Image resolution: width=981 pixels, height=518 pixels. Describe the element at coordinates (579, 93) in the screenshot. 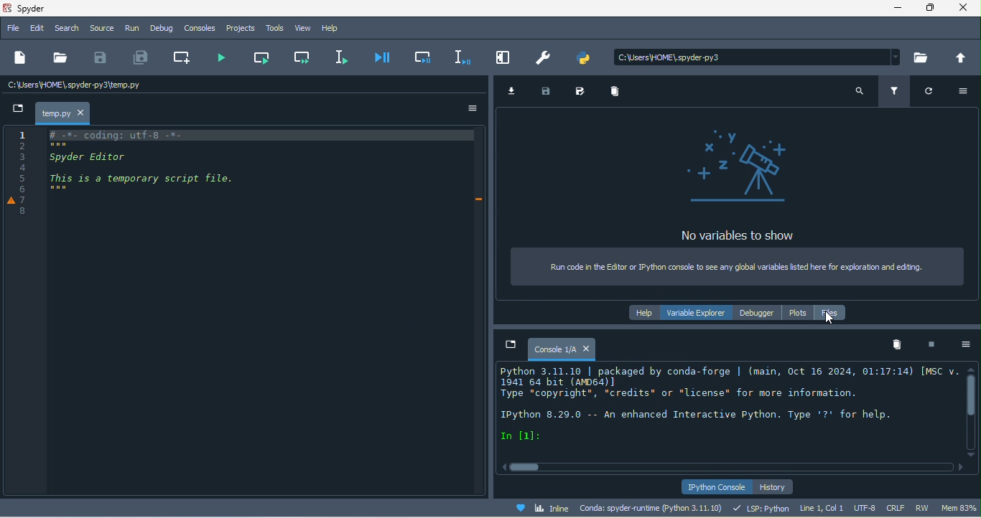

I see `save as` at that location.